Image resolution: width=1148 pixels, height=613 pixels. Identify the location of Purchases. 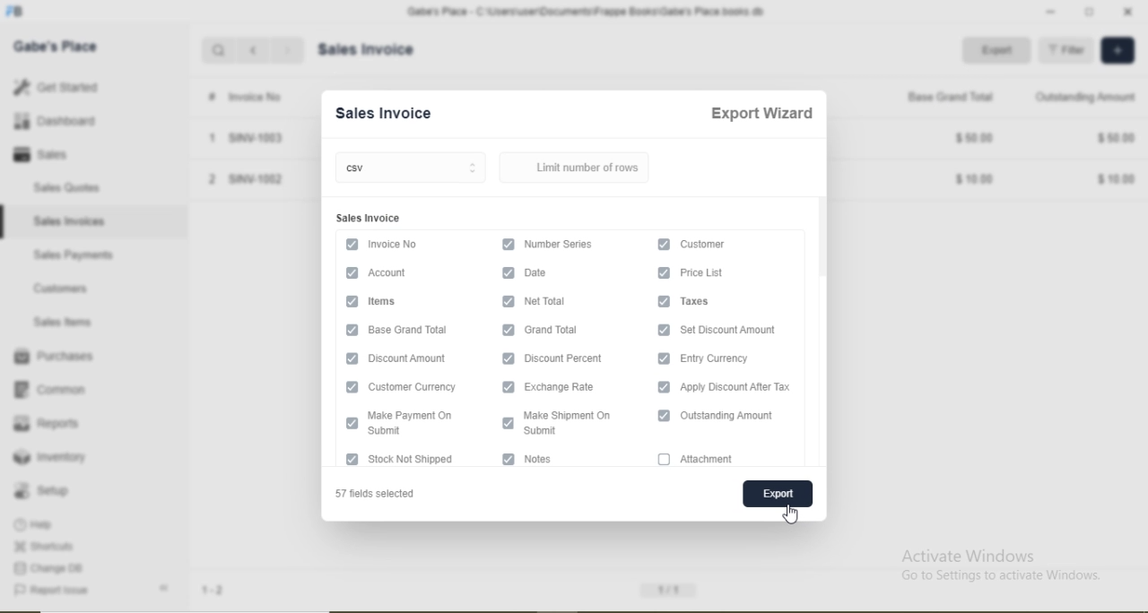
(55, 355).